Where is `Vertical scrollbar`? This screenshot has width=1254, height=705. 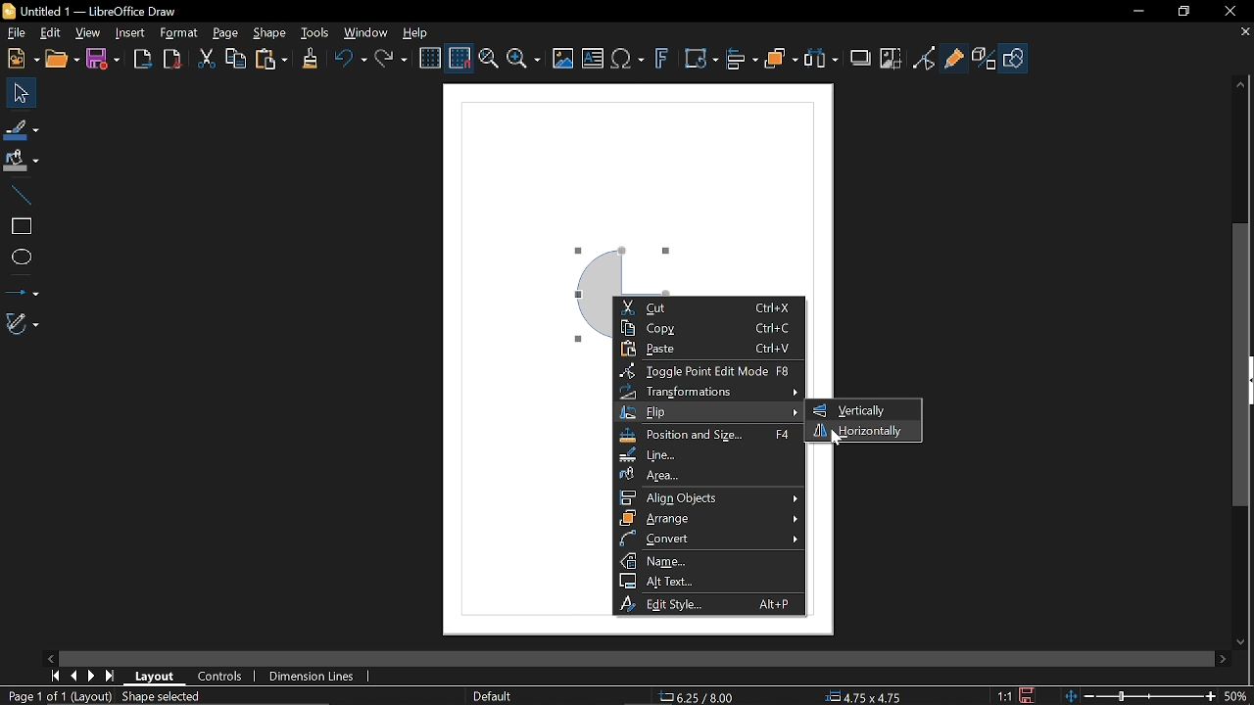
Vertical scrollbar is located at coordinates (1241, 363).